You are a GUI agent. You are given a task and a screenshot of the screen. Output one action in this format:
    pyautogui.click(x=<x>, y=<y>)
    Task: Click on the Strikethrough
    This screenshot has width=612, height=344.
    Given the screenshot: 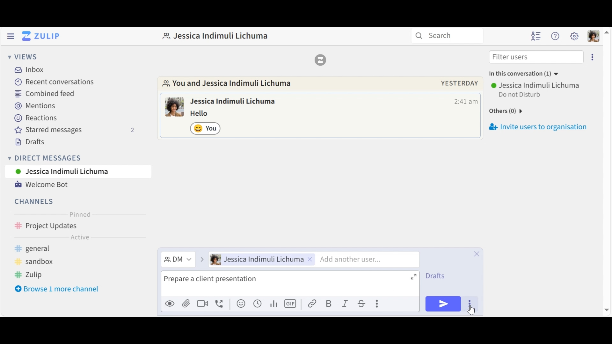 What is the action you would take?
    pyautogui.click(x=361, y=304)
    